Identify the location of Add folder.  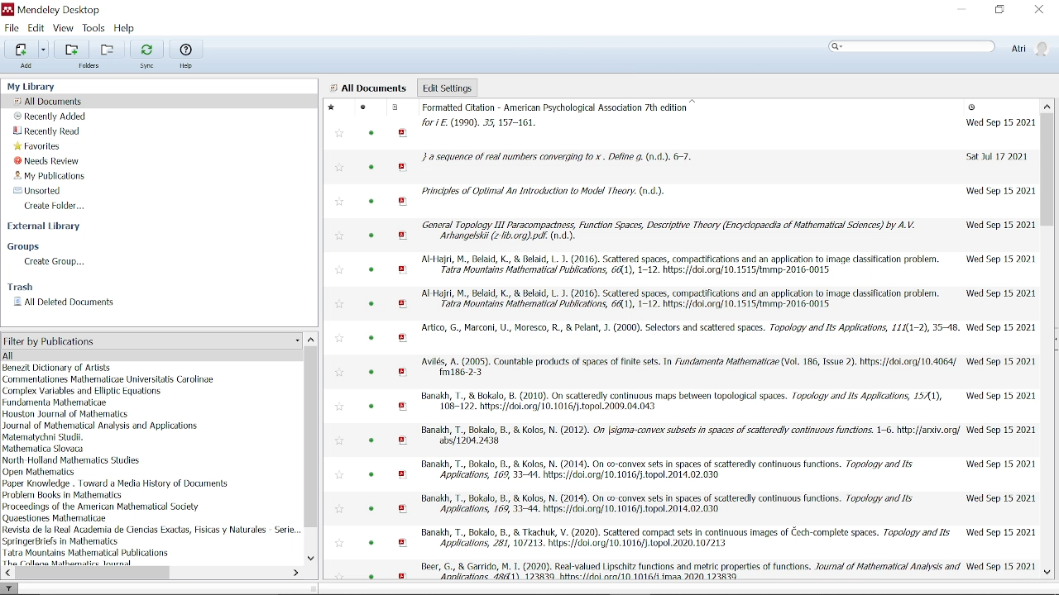
(109, 49).